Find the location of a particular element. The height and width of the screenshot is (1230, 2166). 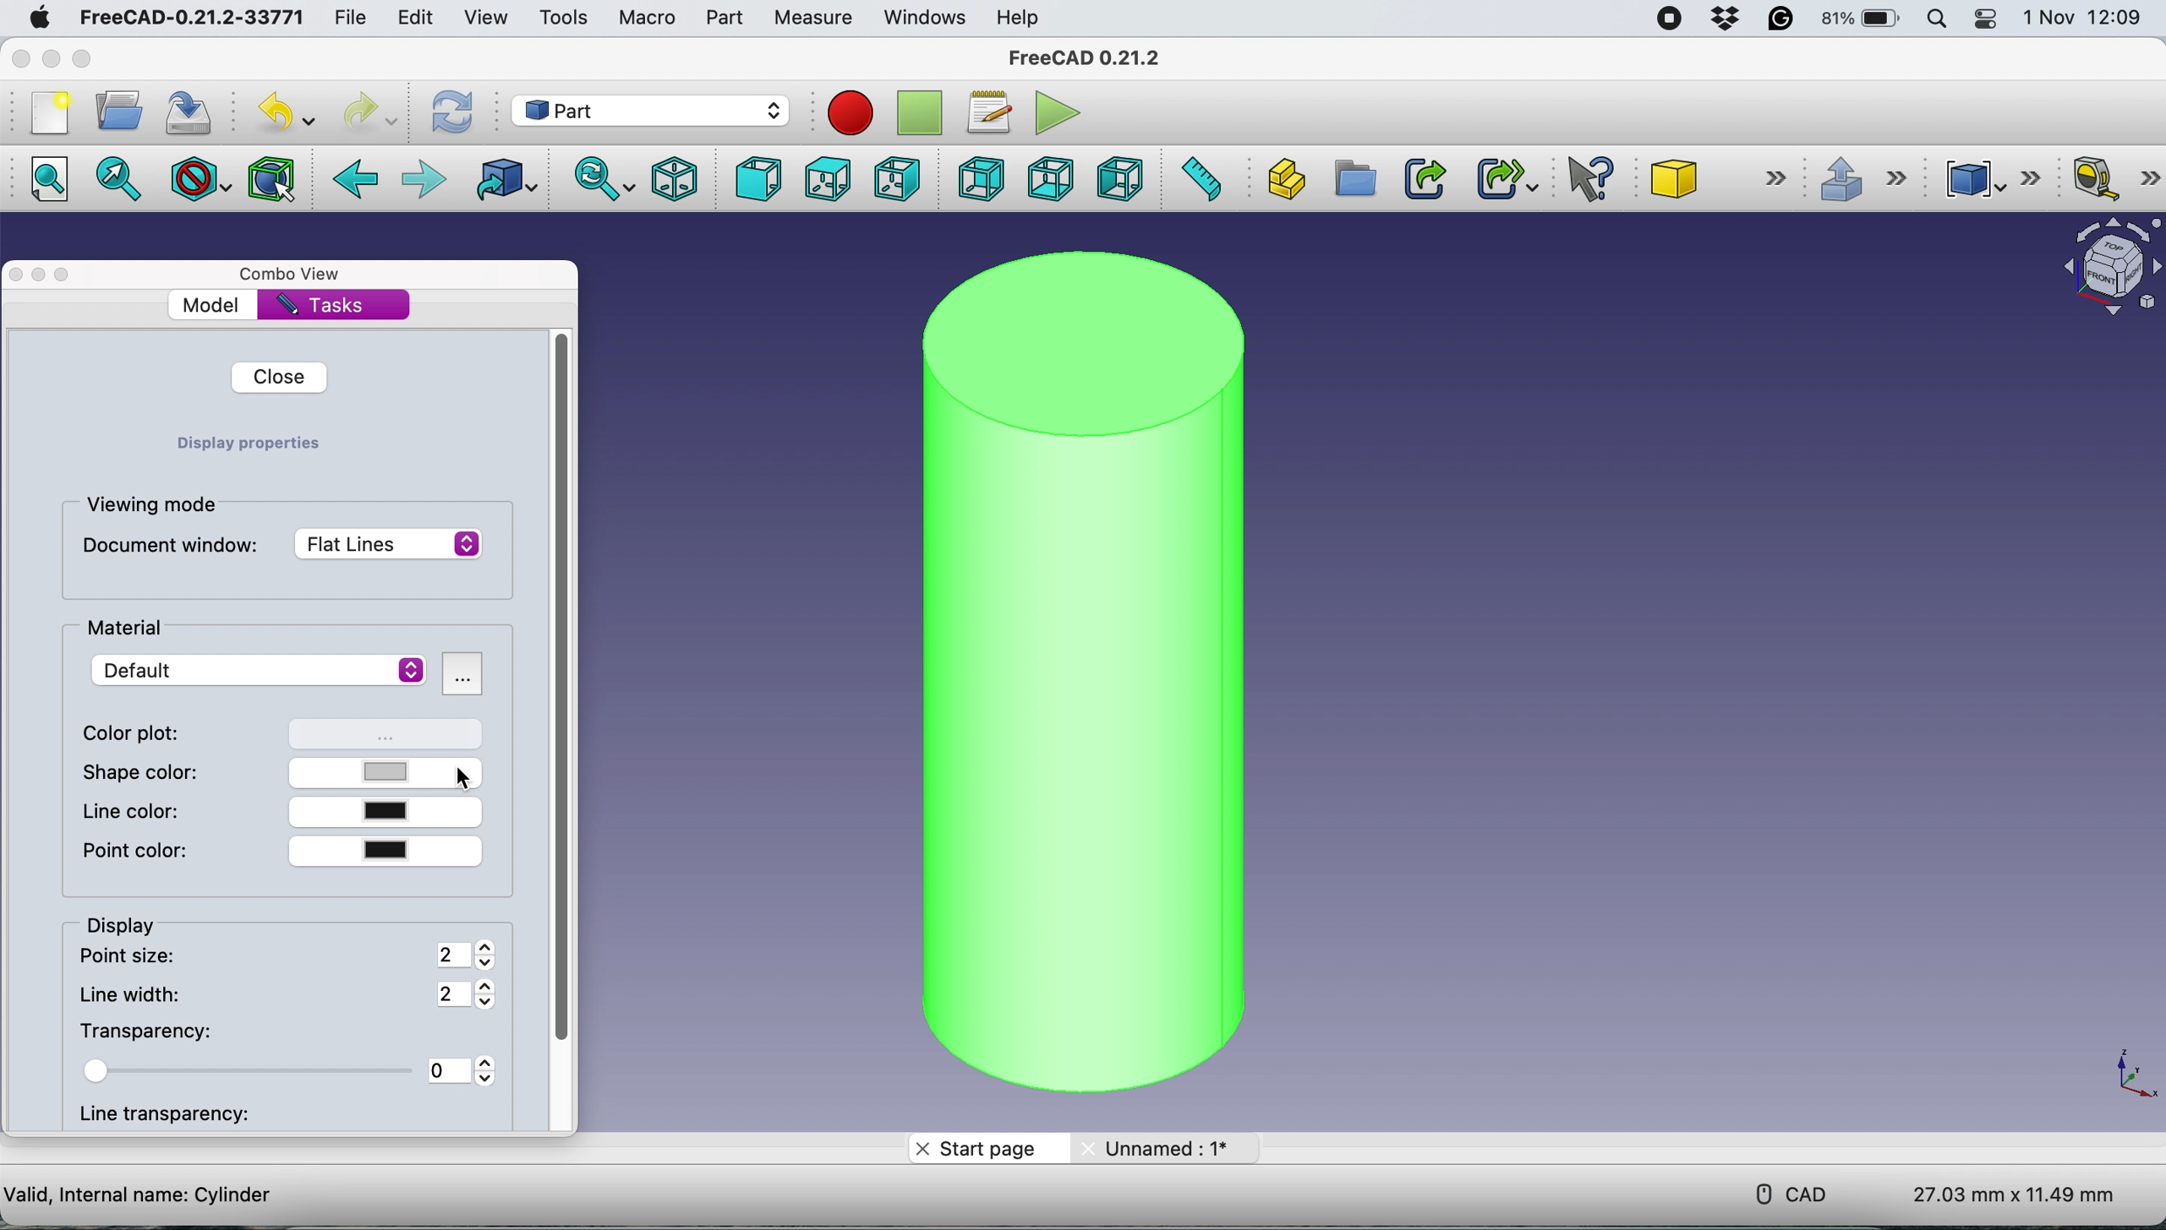

object interface is located at coordinates (2110, 267).